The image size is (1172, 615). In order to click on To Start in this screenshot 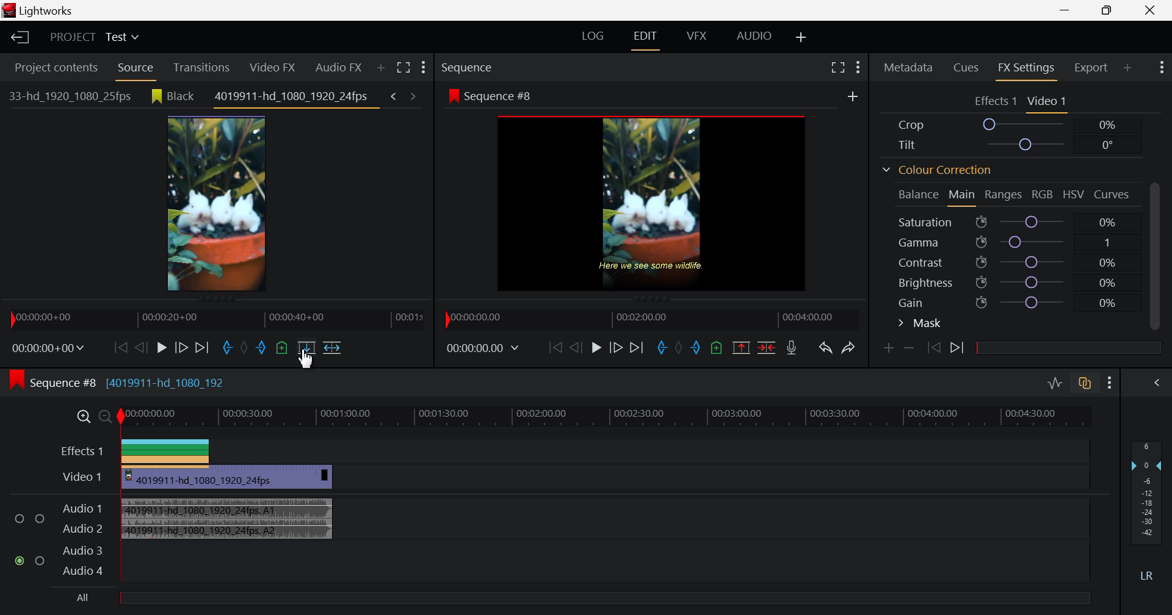, I will do `click(555, 348)`.